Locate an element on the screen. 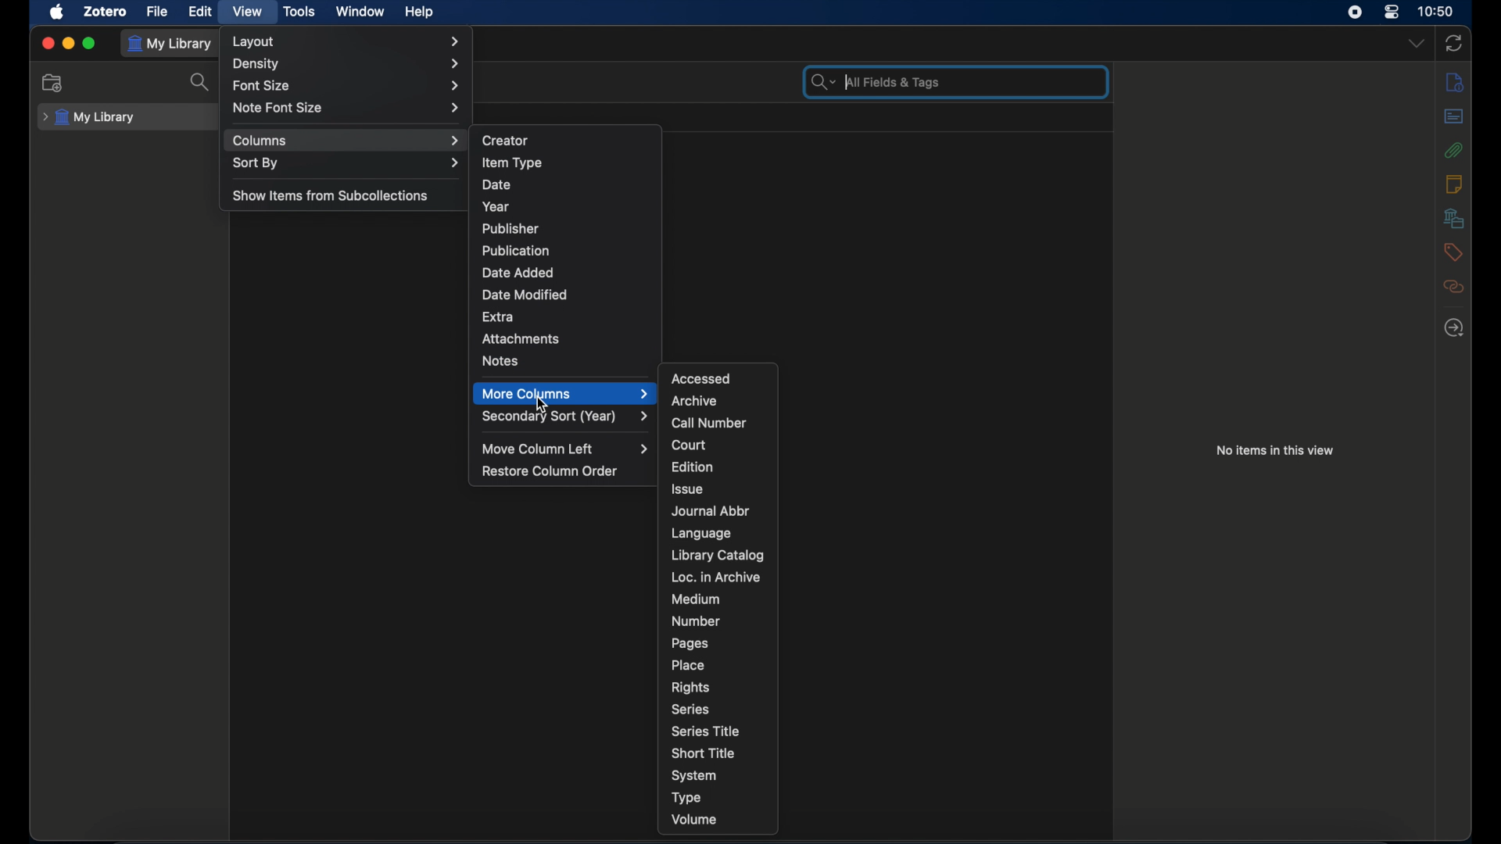 The image size is (1501, 844). extra is located at coordinates (499, 316).